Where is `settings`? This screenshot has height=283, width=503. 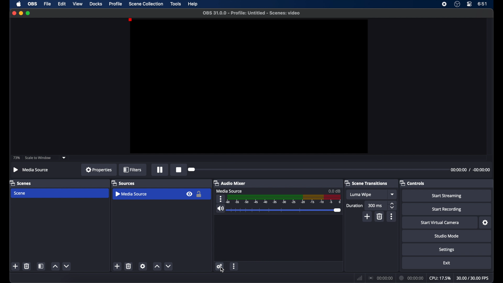
settings is located at coordinates (485, 223).